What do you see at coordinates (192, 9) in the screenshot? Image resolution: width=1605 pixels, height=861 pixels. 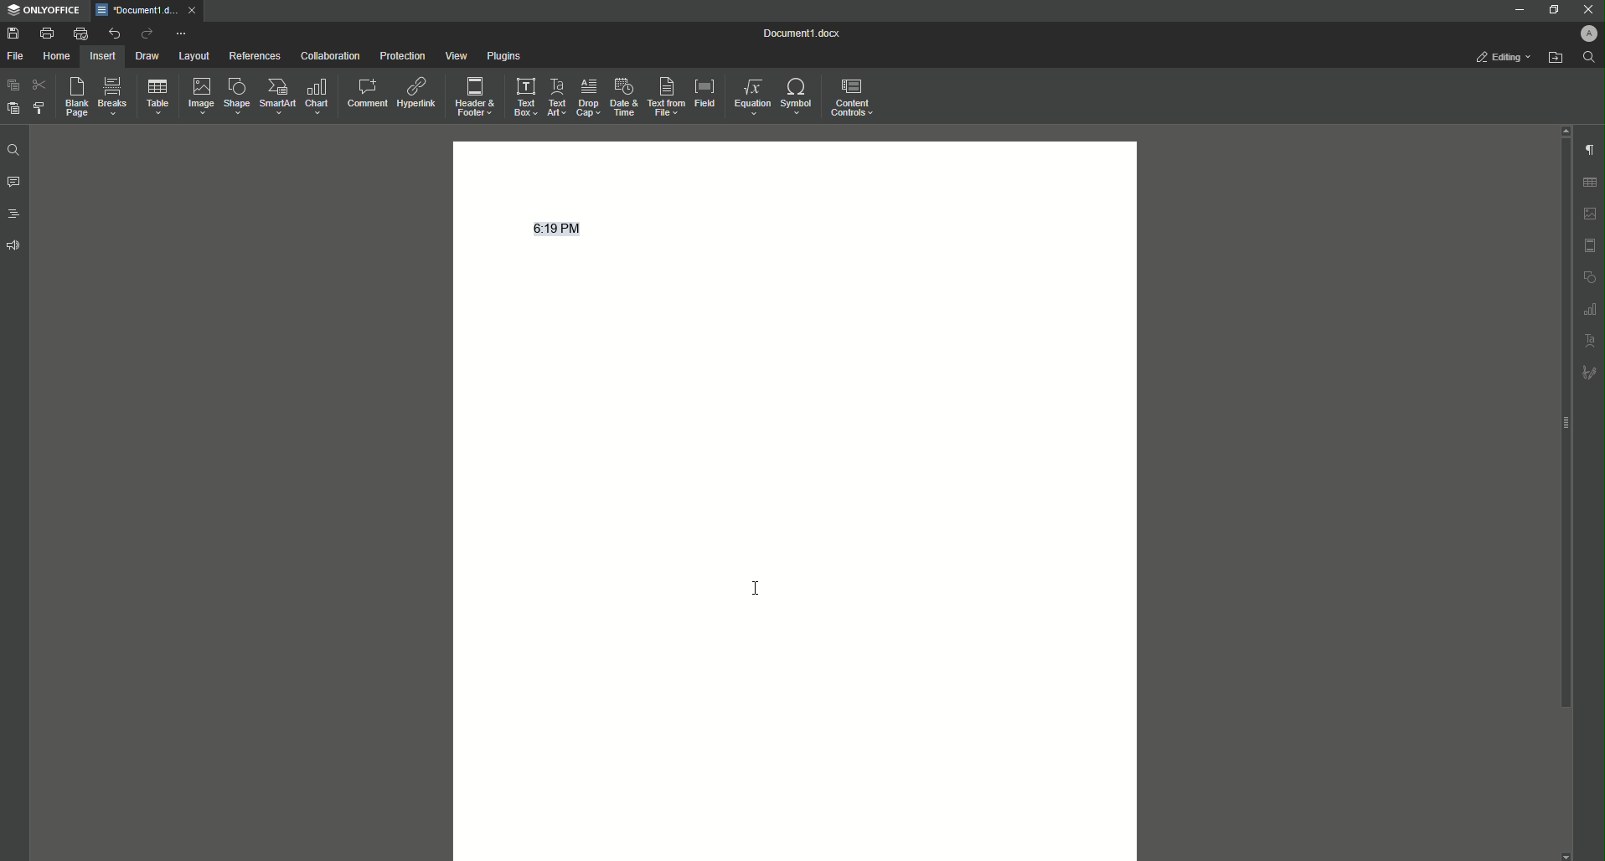 I see `close` at bounding box center [192, 9].